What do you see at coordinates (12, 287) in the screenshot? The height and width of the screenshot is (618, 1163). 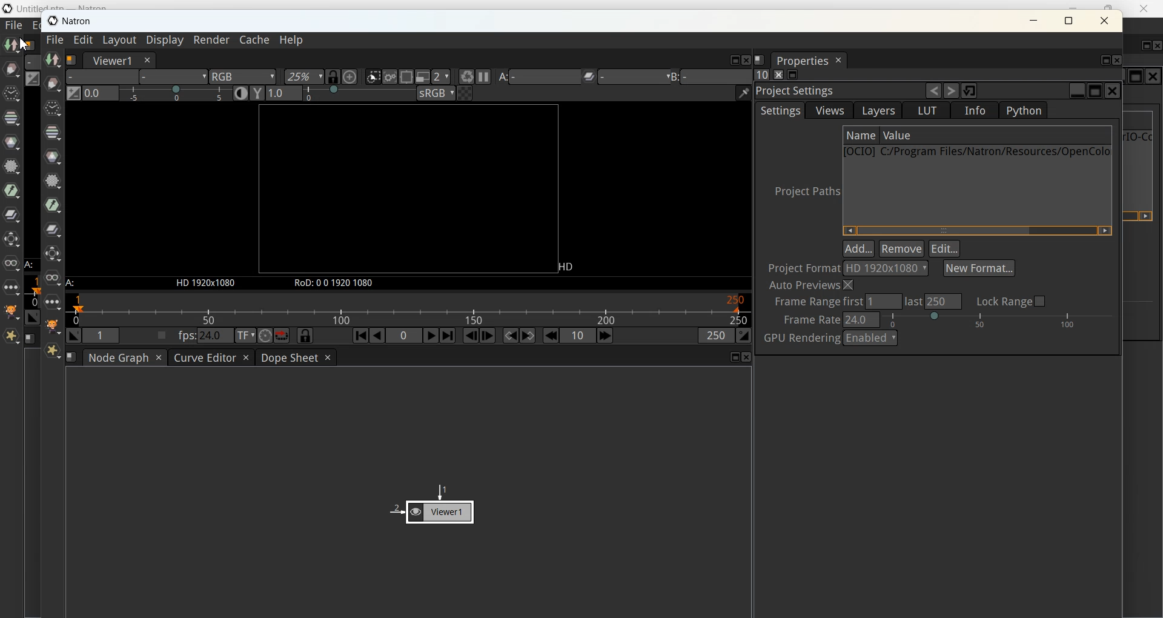 I see `Other` at bounding box center [12, 287].